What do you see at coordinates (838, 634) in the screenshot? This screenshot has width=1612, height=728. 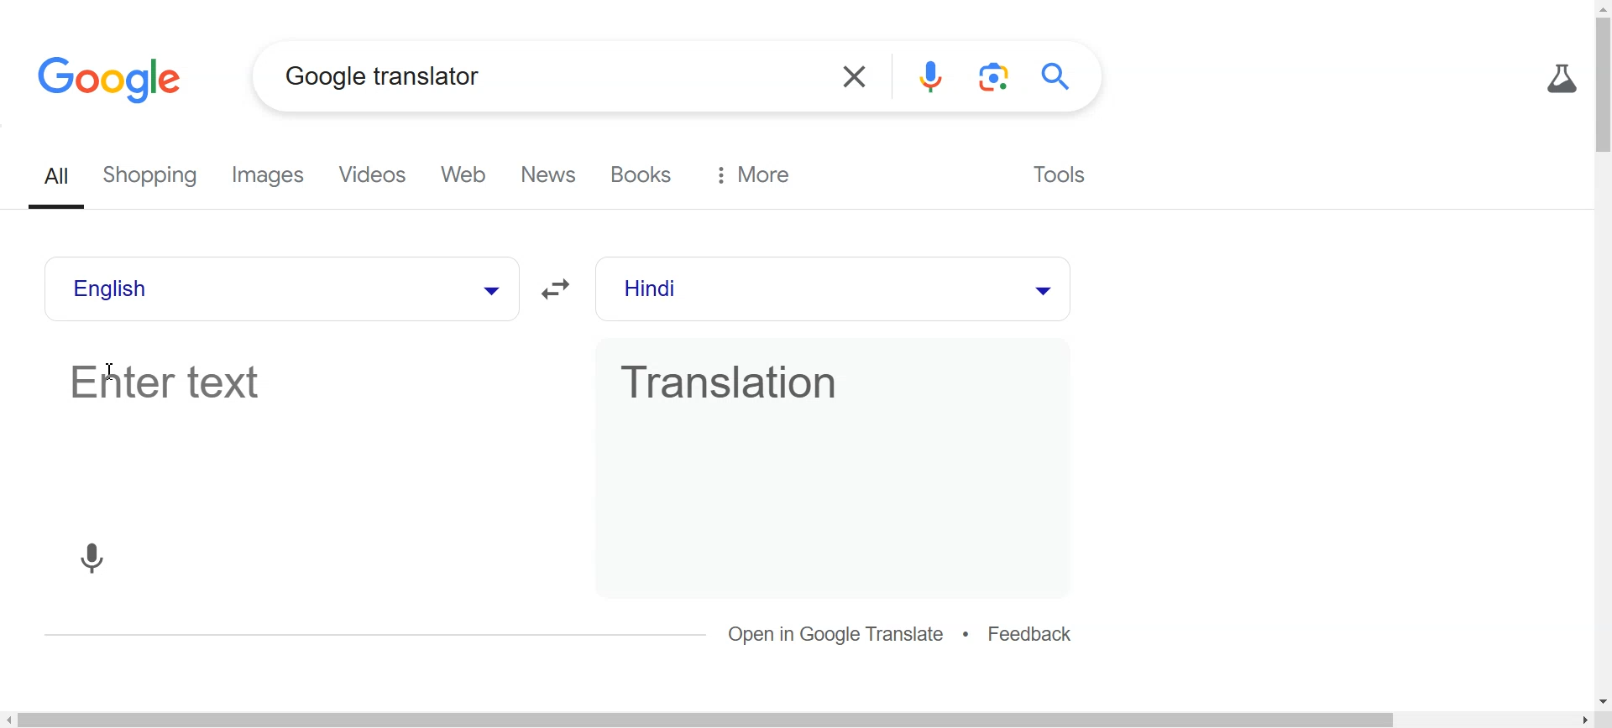 I see `Open in google Translate` at bounding box center [838, 634].